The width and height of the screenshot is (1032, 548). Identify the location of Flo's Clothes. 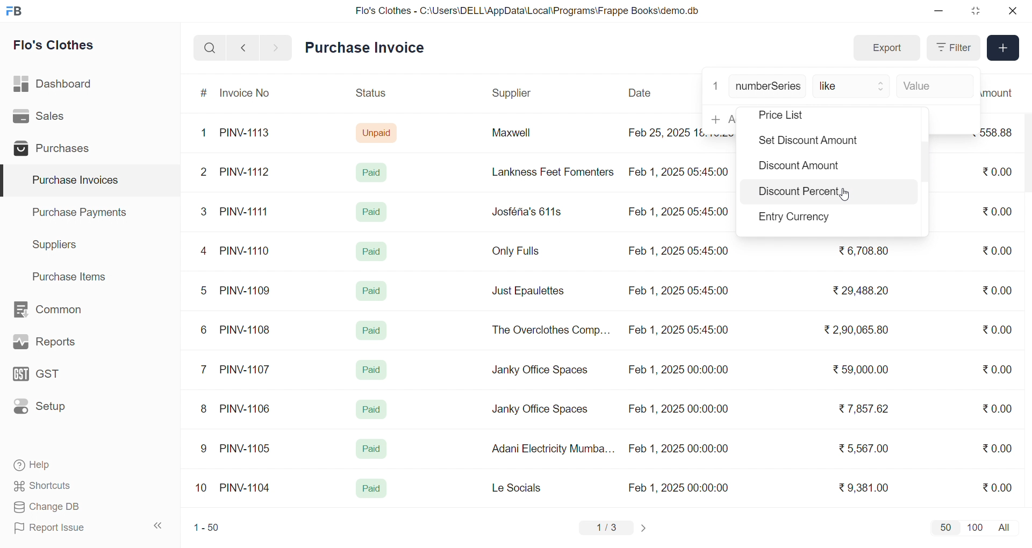
(61, 47).